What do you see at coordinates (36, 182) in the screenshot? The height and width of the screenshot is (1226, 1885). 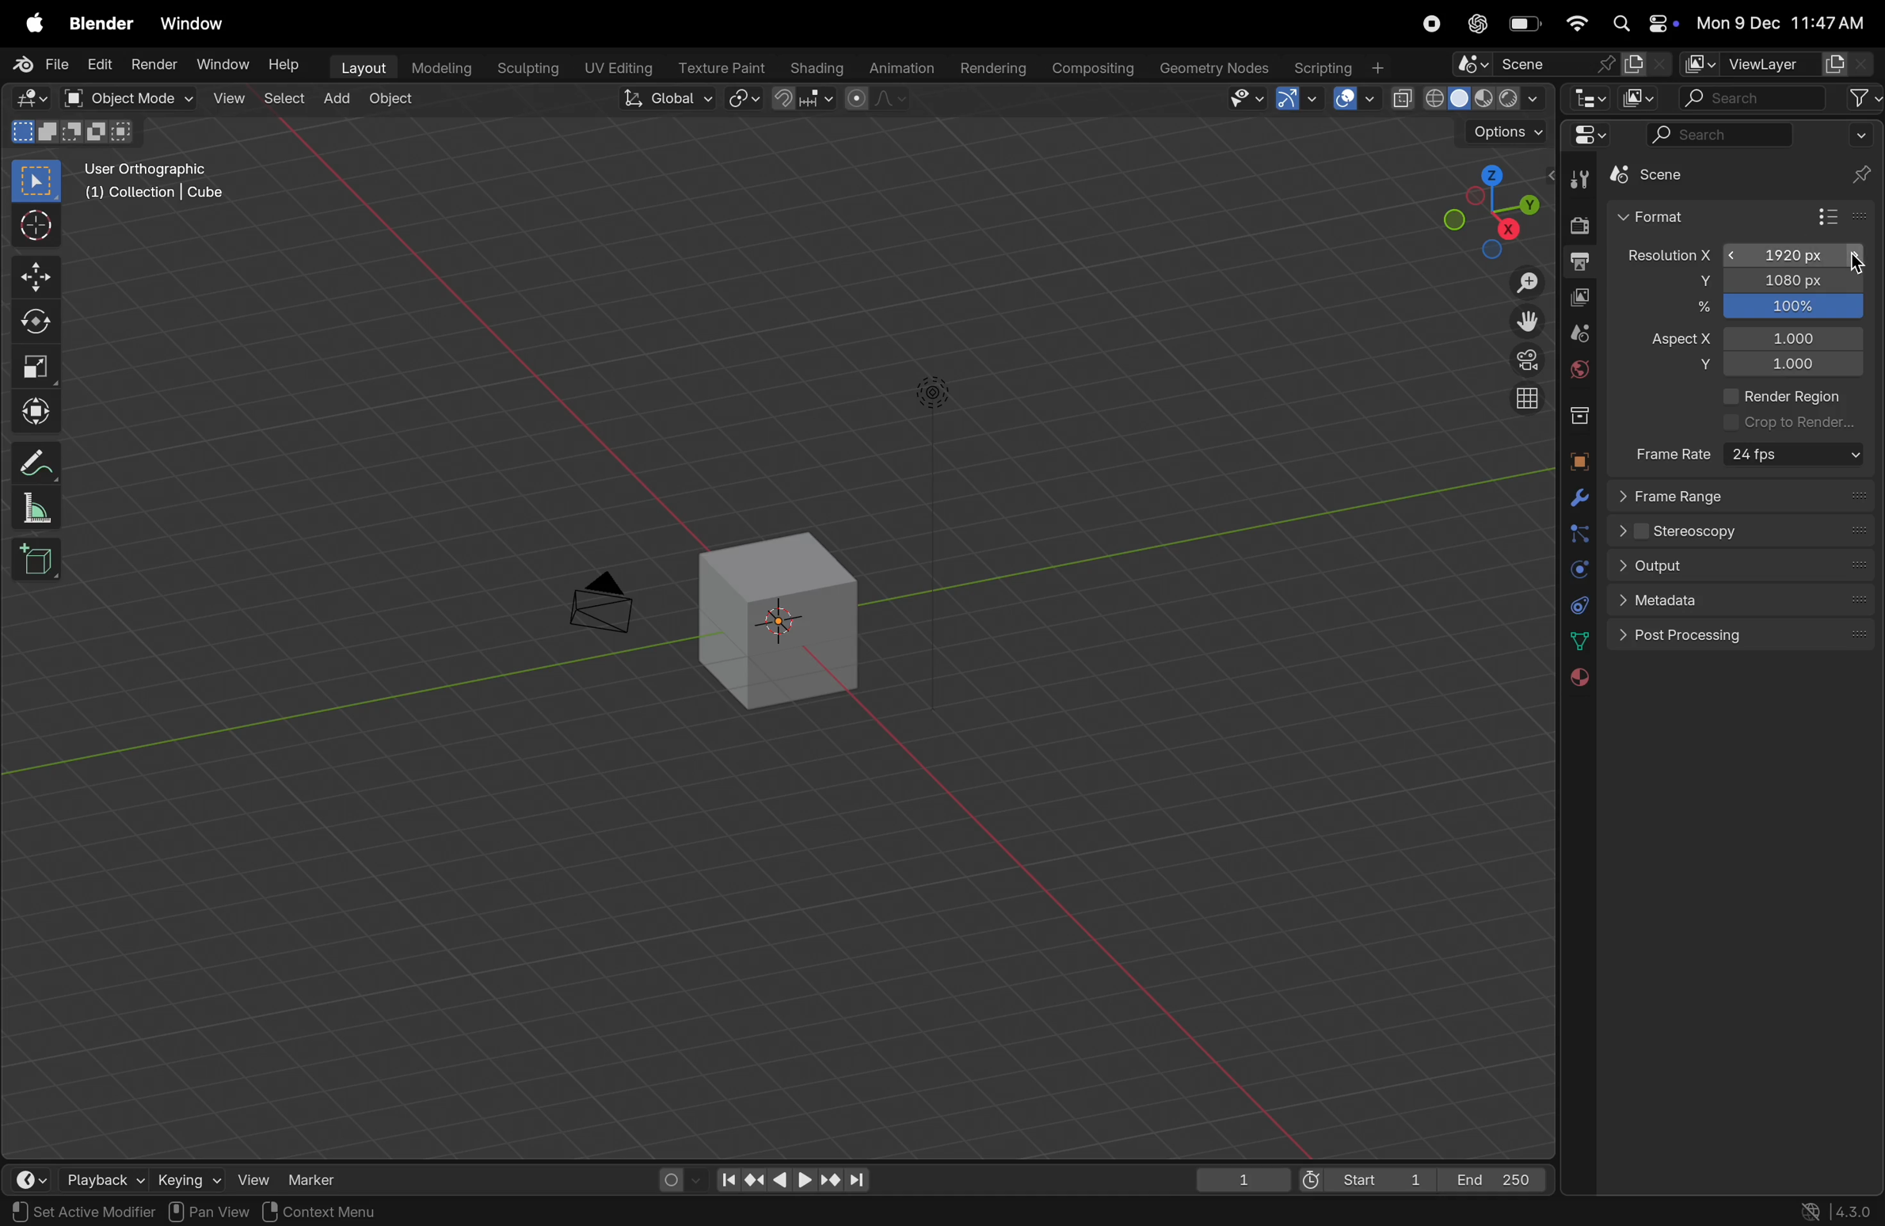 I see `select box` at bounding box center [36, 182].